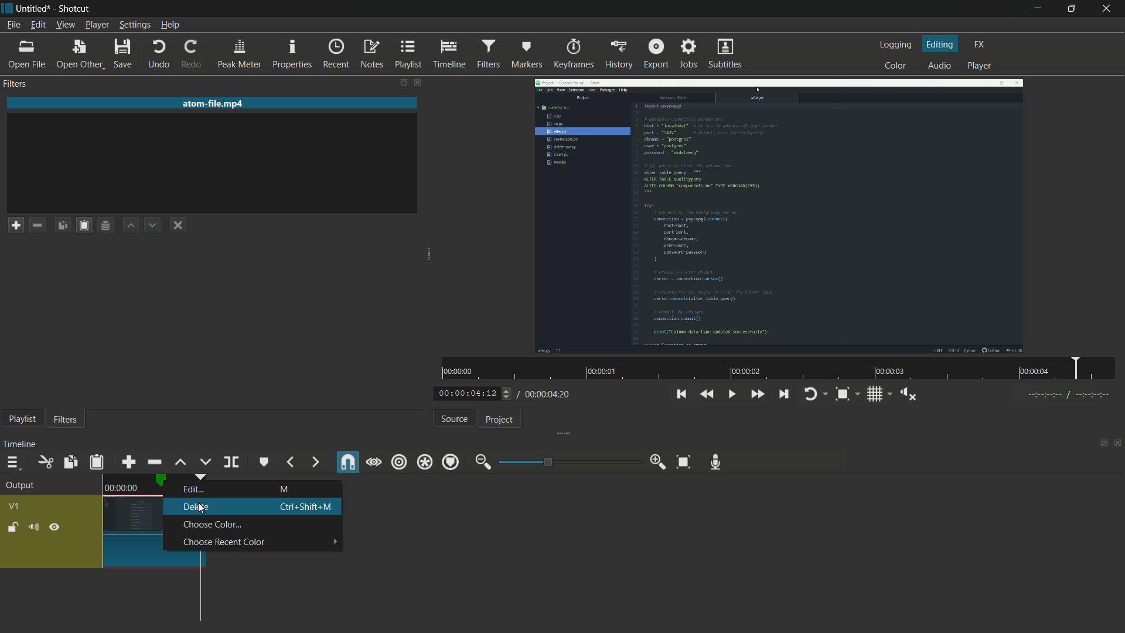 The width and height of the screenshot is (1125, 633). What do you see at coordinates (26, 56) in the screenshot?
I see `open file` at bounding box center [26, 56].